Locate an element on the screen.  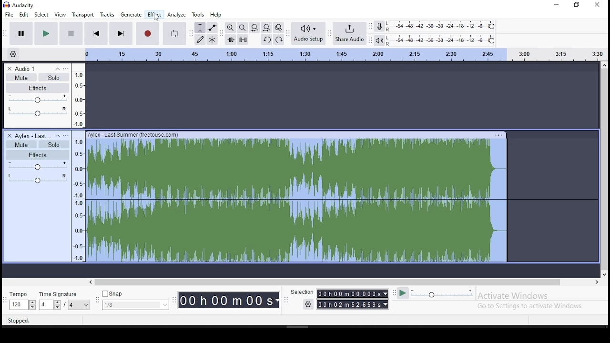
mute/unmute is located at coordinates (22, 144).